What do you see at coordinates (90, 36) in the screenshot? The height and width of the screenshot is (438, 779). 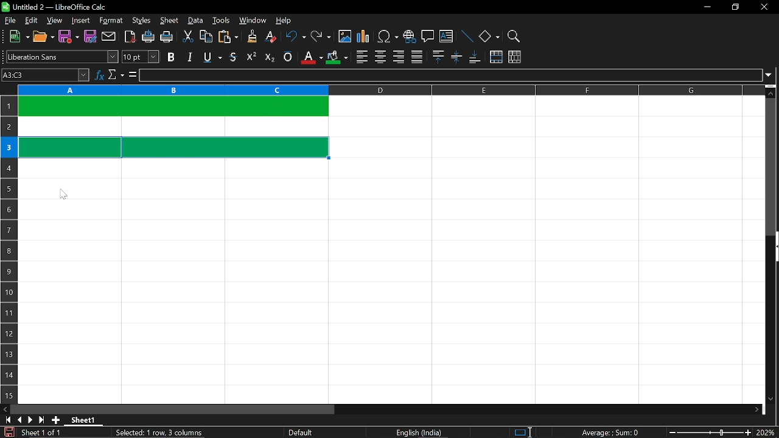 I see `save as` at bounding box center [90, 36].